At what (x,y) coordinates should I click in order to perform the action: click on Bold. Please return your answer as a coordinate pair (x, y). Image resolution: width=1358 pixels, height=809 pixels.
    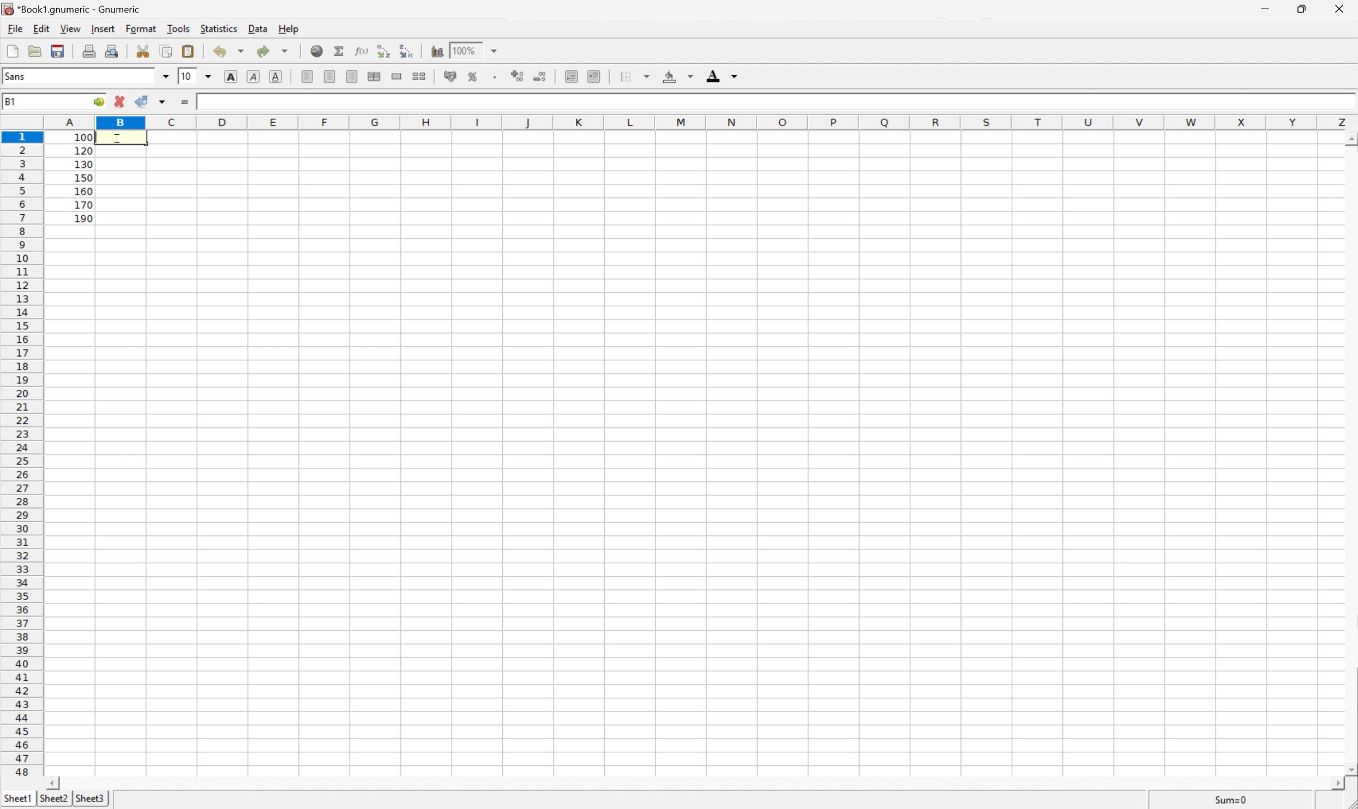
    Looking at the image, I should click on (232, 79).